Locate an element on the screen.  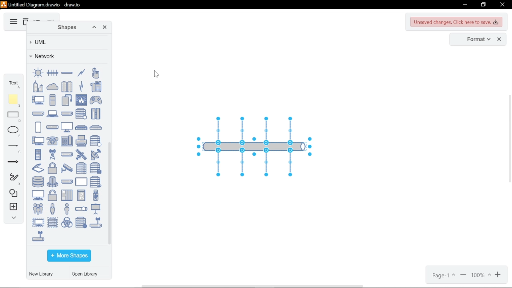
network diagram added is located at coordinates (259, 146).